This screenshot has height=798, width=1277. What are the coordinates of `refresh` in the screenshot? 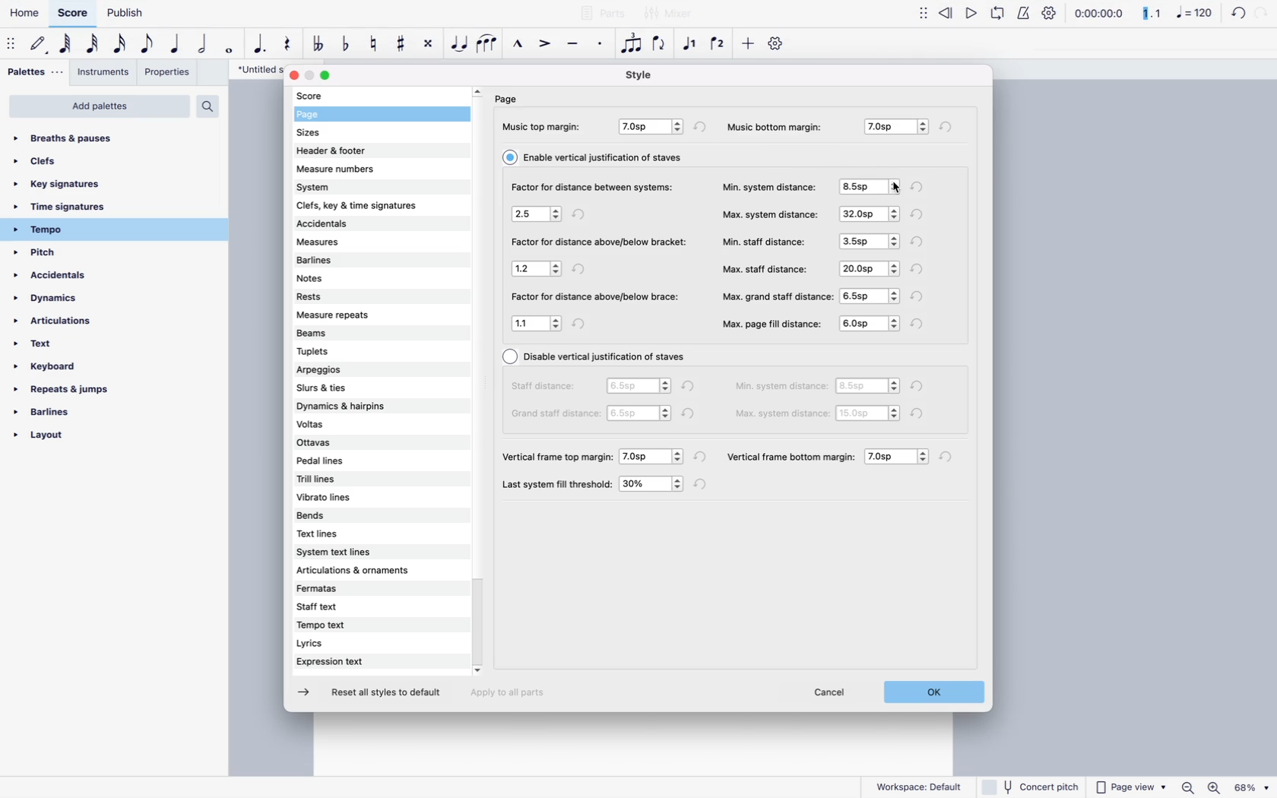 It's located at (689, 385).